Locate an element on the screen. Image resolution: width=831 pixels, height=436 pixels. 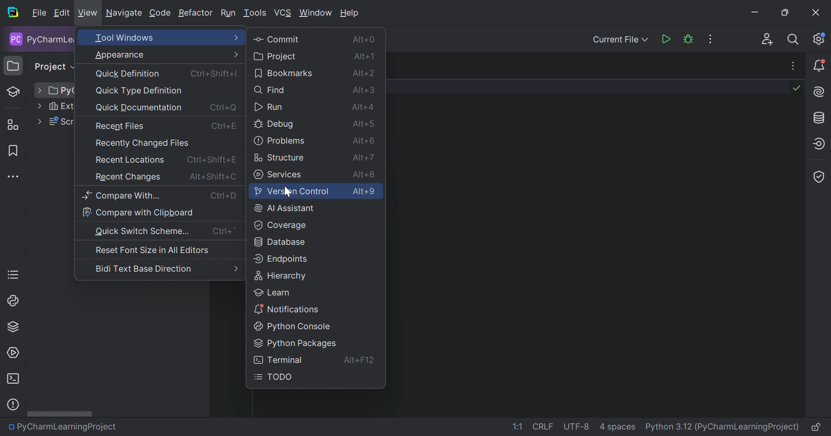
Structure is located at coordinates (16, 125).